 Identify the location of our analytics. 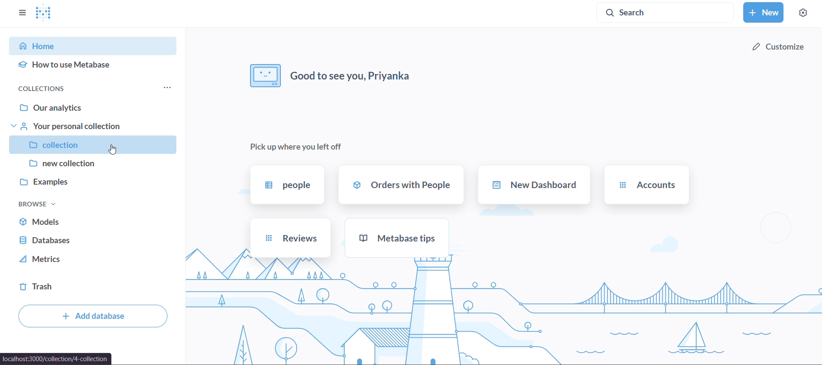
(95, 107).